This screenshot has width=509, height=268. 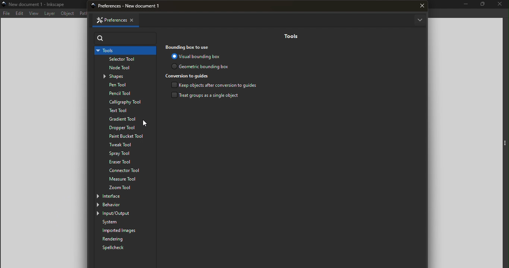 I want to click on Eraser tool, so click(x=125, y=162).